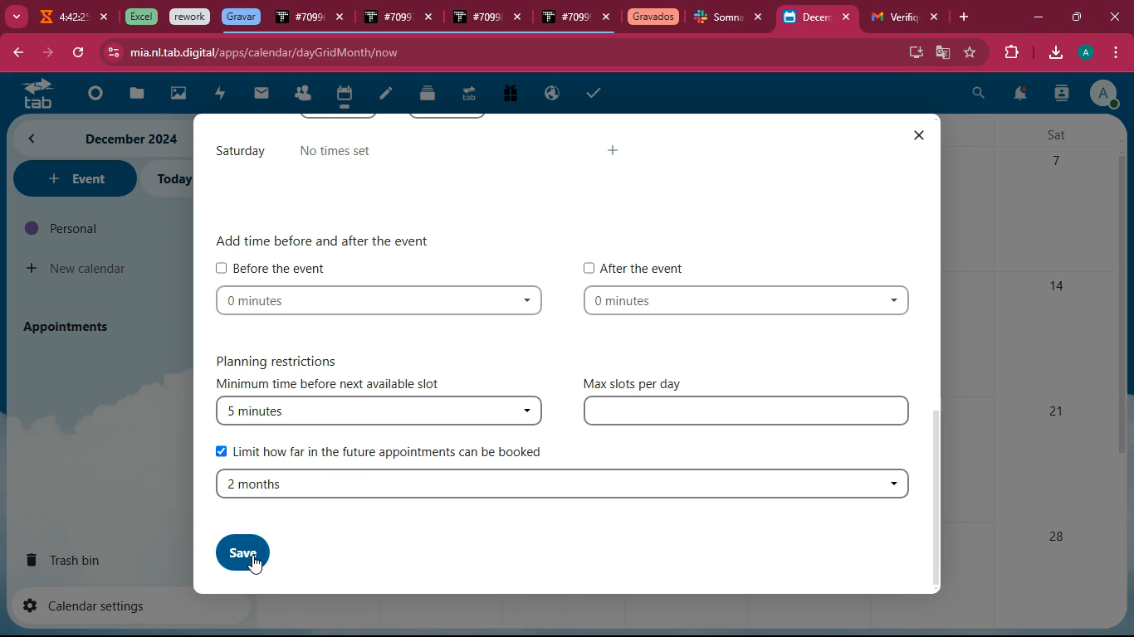  What do you see at coordinates (1019, 96) in the screenshot?
I see `notifications` at bounding box center [1019, 96].